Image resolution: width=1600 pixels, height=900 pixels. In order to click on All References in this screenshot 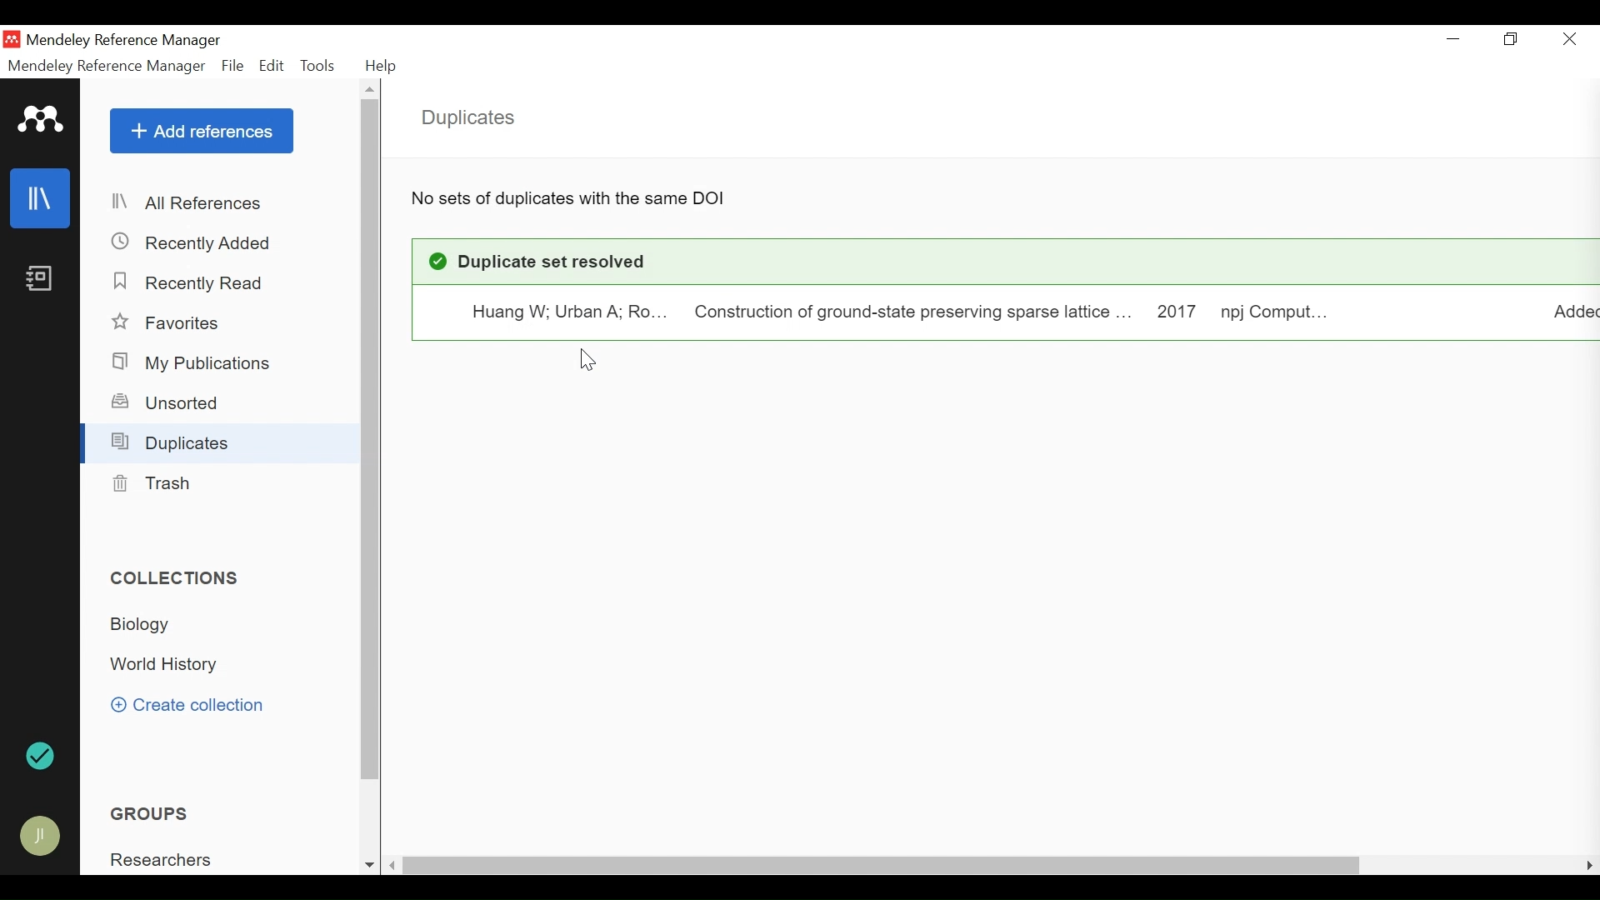, I will do `click(219, 204)`.